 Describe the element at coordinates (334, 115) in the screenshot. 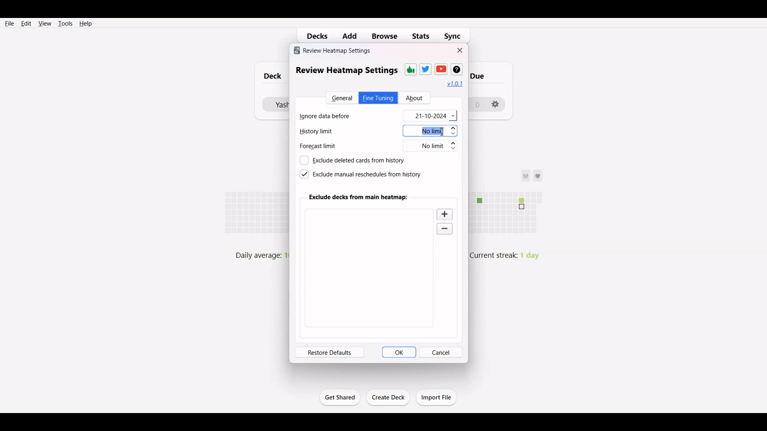

I see `Ignore data before` at that location.